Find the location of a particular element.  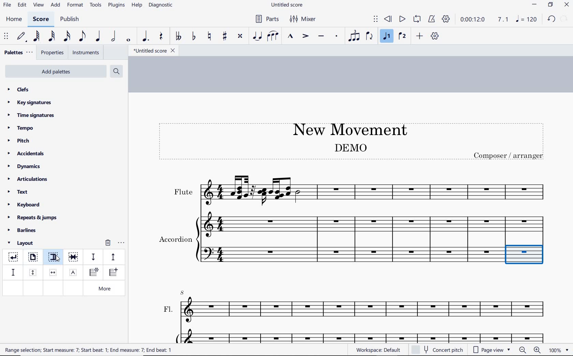

help is located at coordinates (136, 5).